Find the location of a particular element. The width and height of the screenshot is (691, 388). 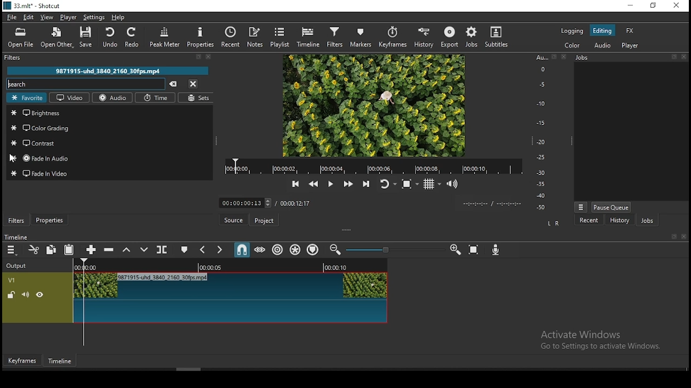

zoom timeine out is located at coordinates (334, 251).